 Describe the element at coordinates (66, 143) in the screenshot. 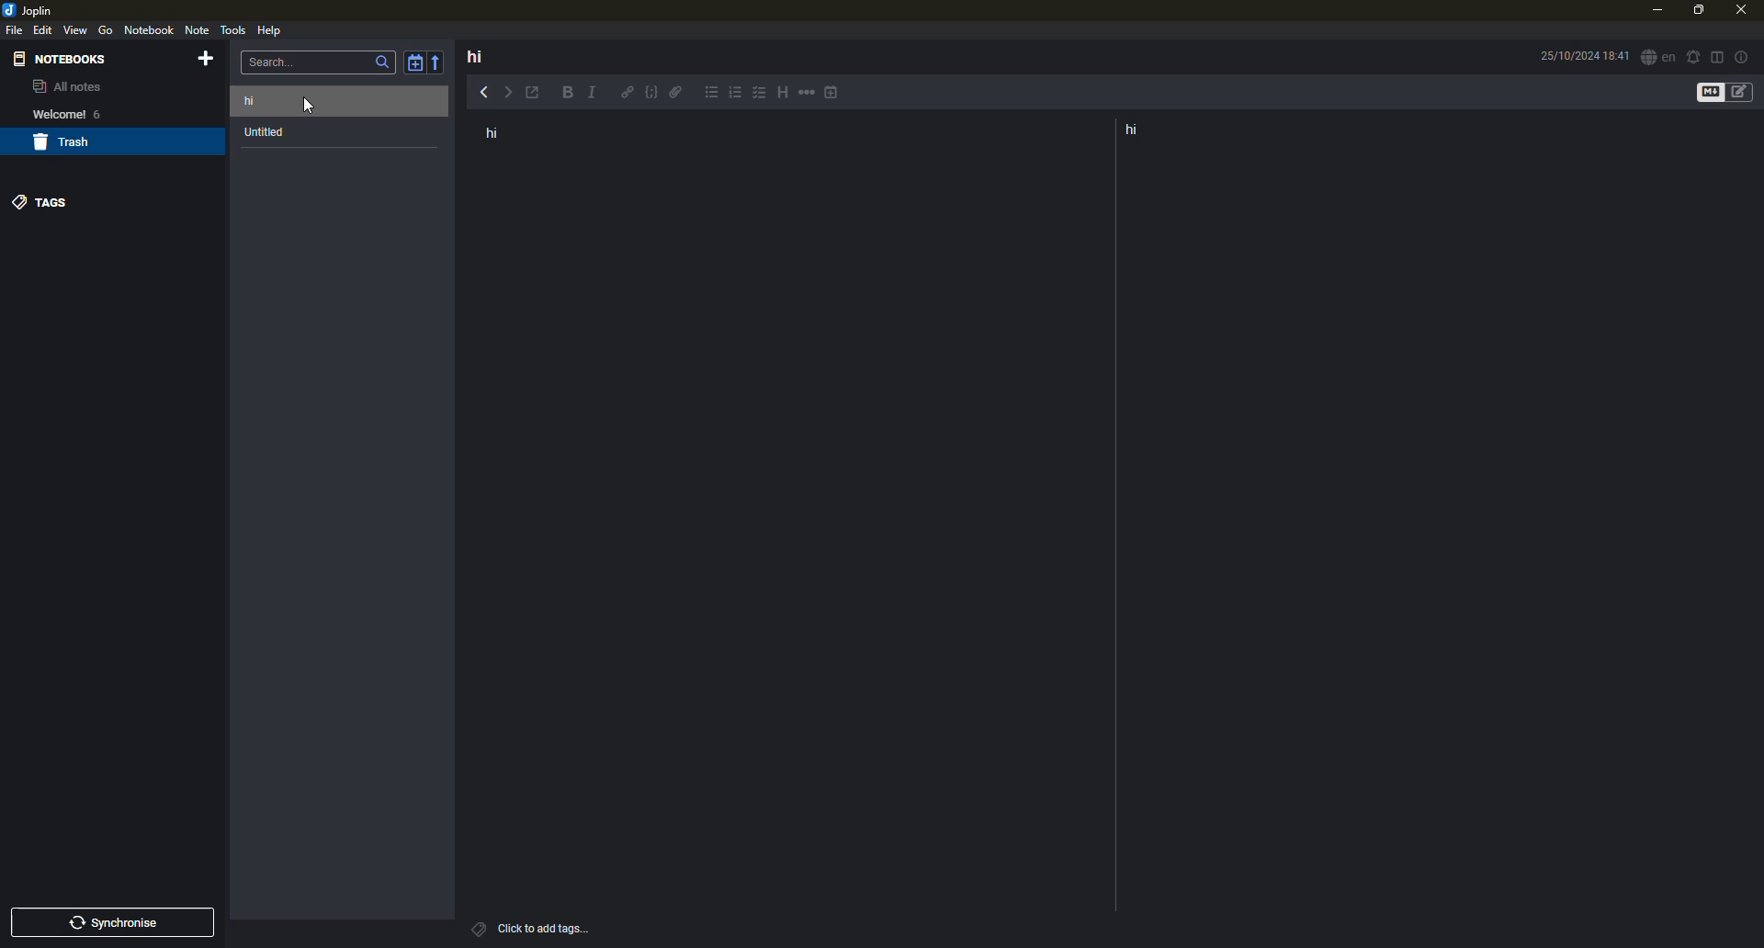

I see `trash` at that location.